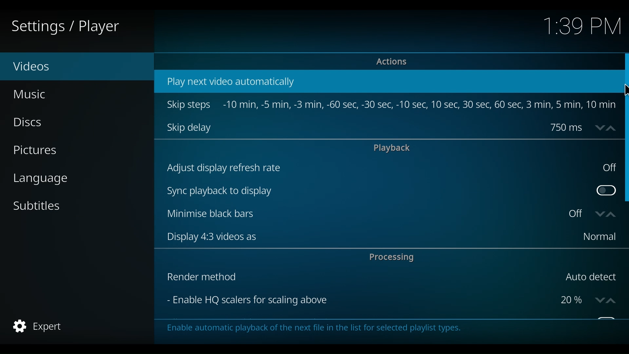  I want to click on Minimise black bars, so click(365, 214).